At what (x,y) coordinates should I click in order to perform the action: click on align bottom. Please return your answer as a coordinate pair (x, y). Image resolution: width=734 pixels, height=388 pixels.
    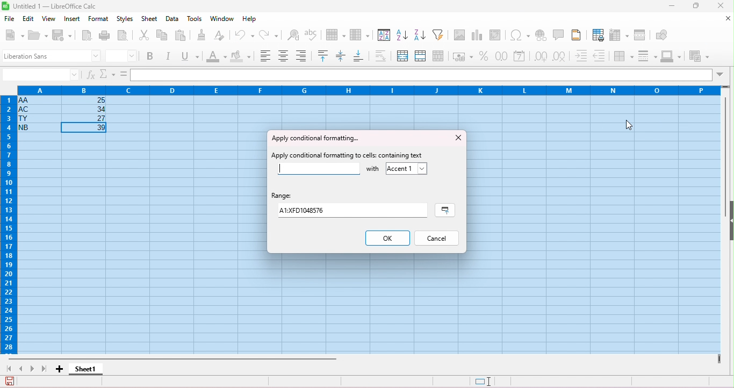
    Looking at the image, I should click on (301, 55).